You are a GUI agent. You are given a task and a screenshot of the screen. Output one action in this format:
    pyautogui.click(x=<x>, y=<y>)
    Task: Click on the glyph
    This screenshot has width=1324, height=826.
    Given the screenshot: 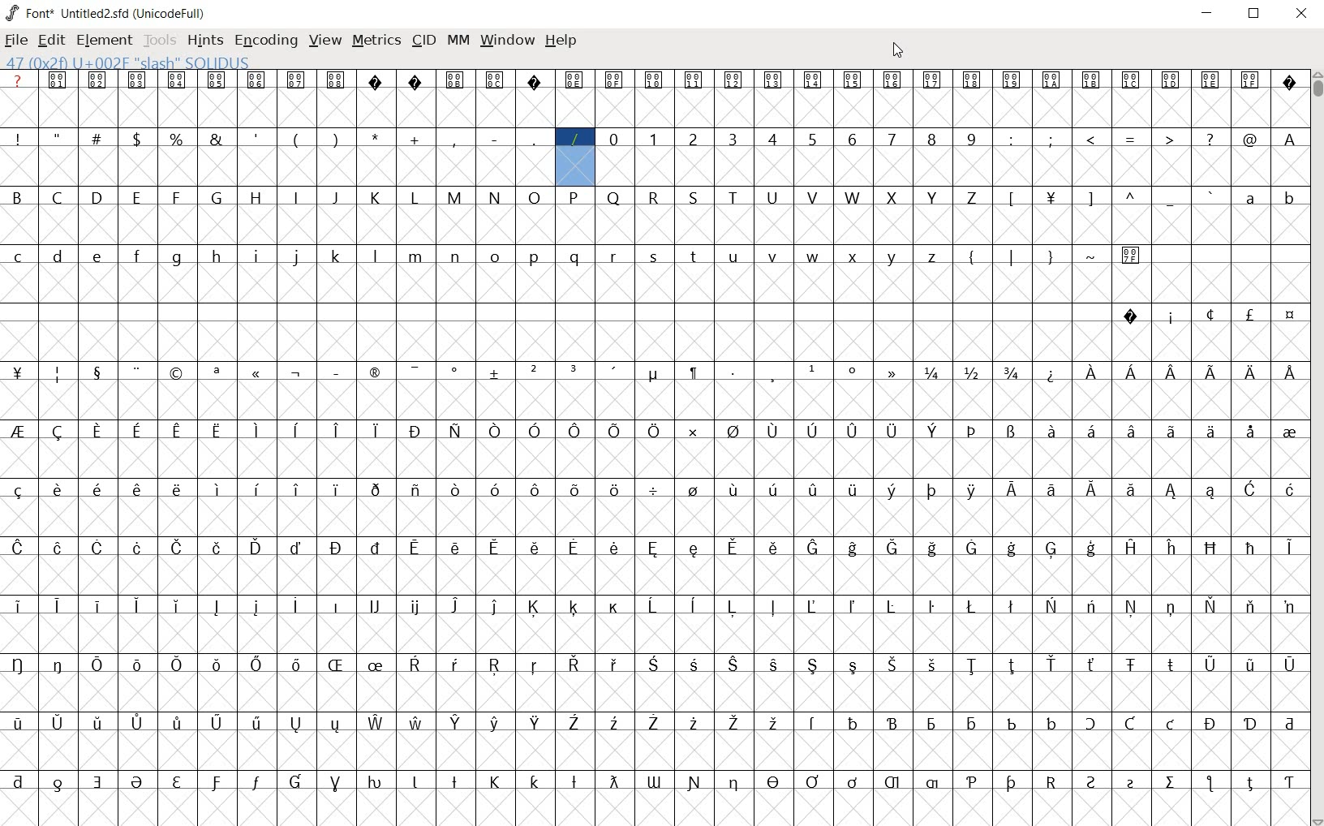 What is the action you would take?
    pyautogui.click(x=654, y=549)
    